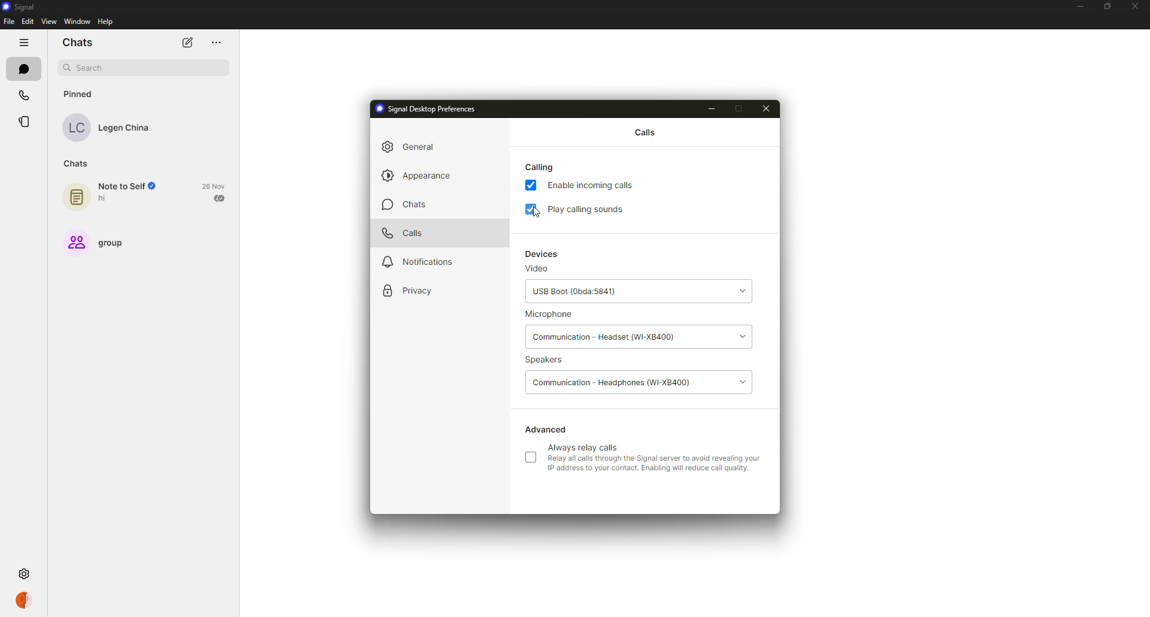 This screenshot has width=1150, height=617. Describe the element at coordinates (593, 186) in the screenshot. I see `enable incoming calls` at that location.